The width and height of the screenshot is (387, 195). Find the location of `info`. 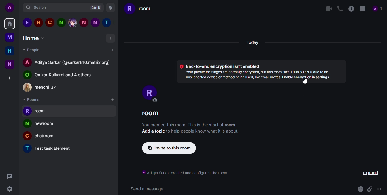

info is located at coordinates (231, 75).